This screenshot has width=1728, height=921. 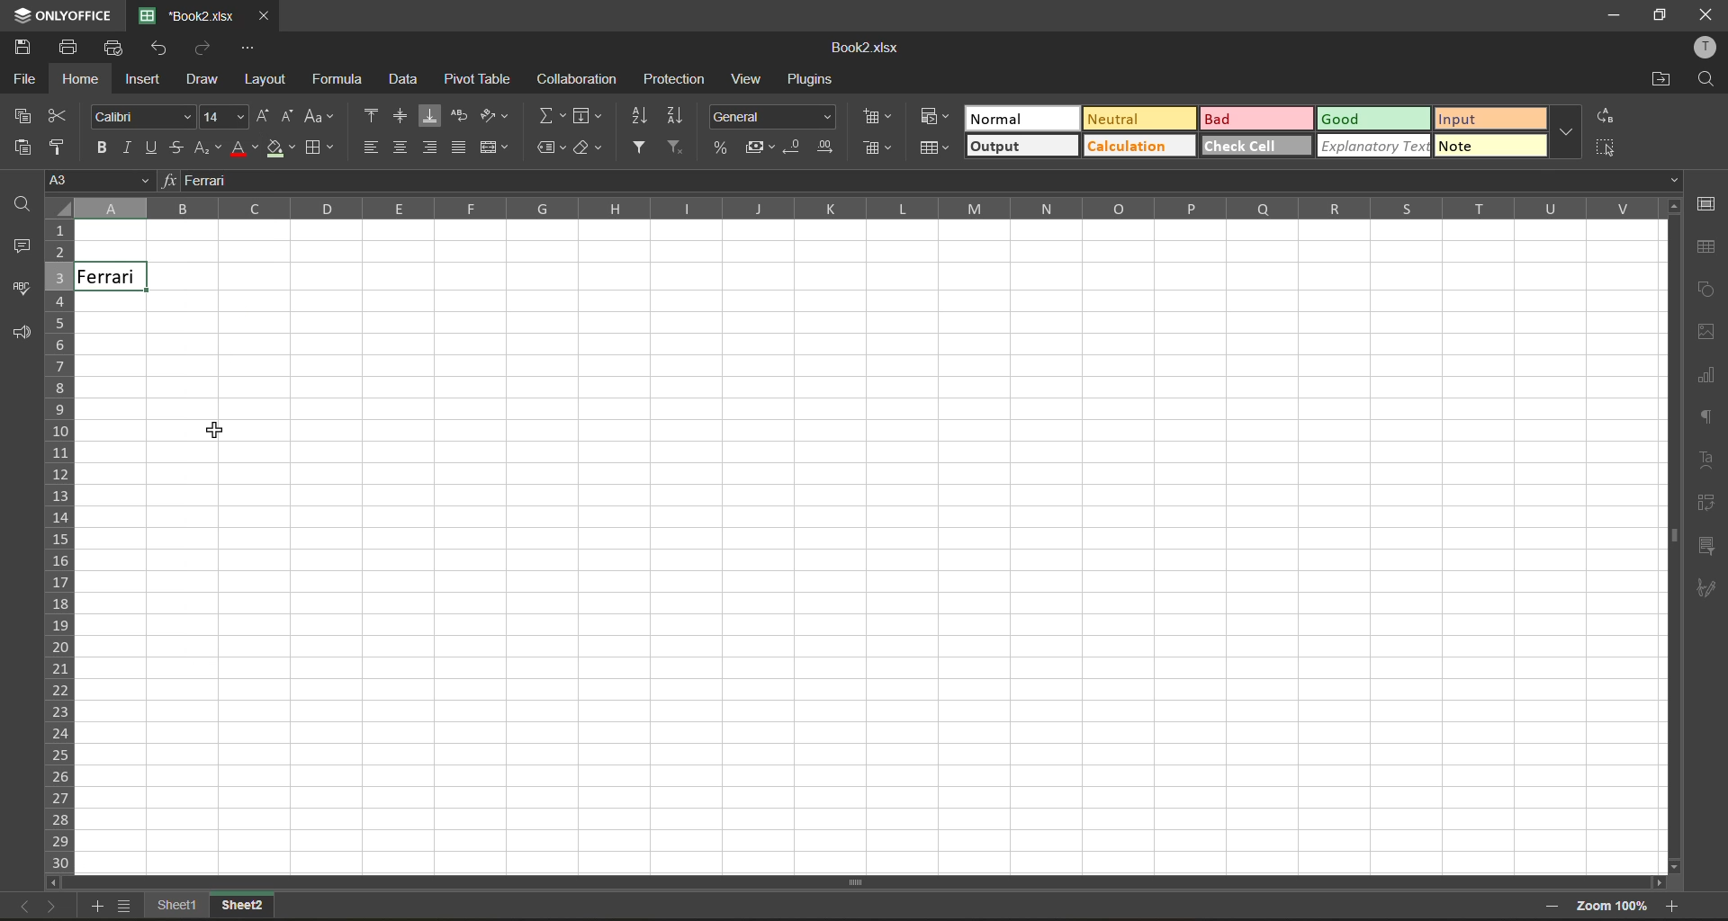 I want to click on font size increased, so click(x=111, y=275).